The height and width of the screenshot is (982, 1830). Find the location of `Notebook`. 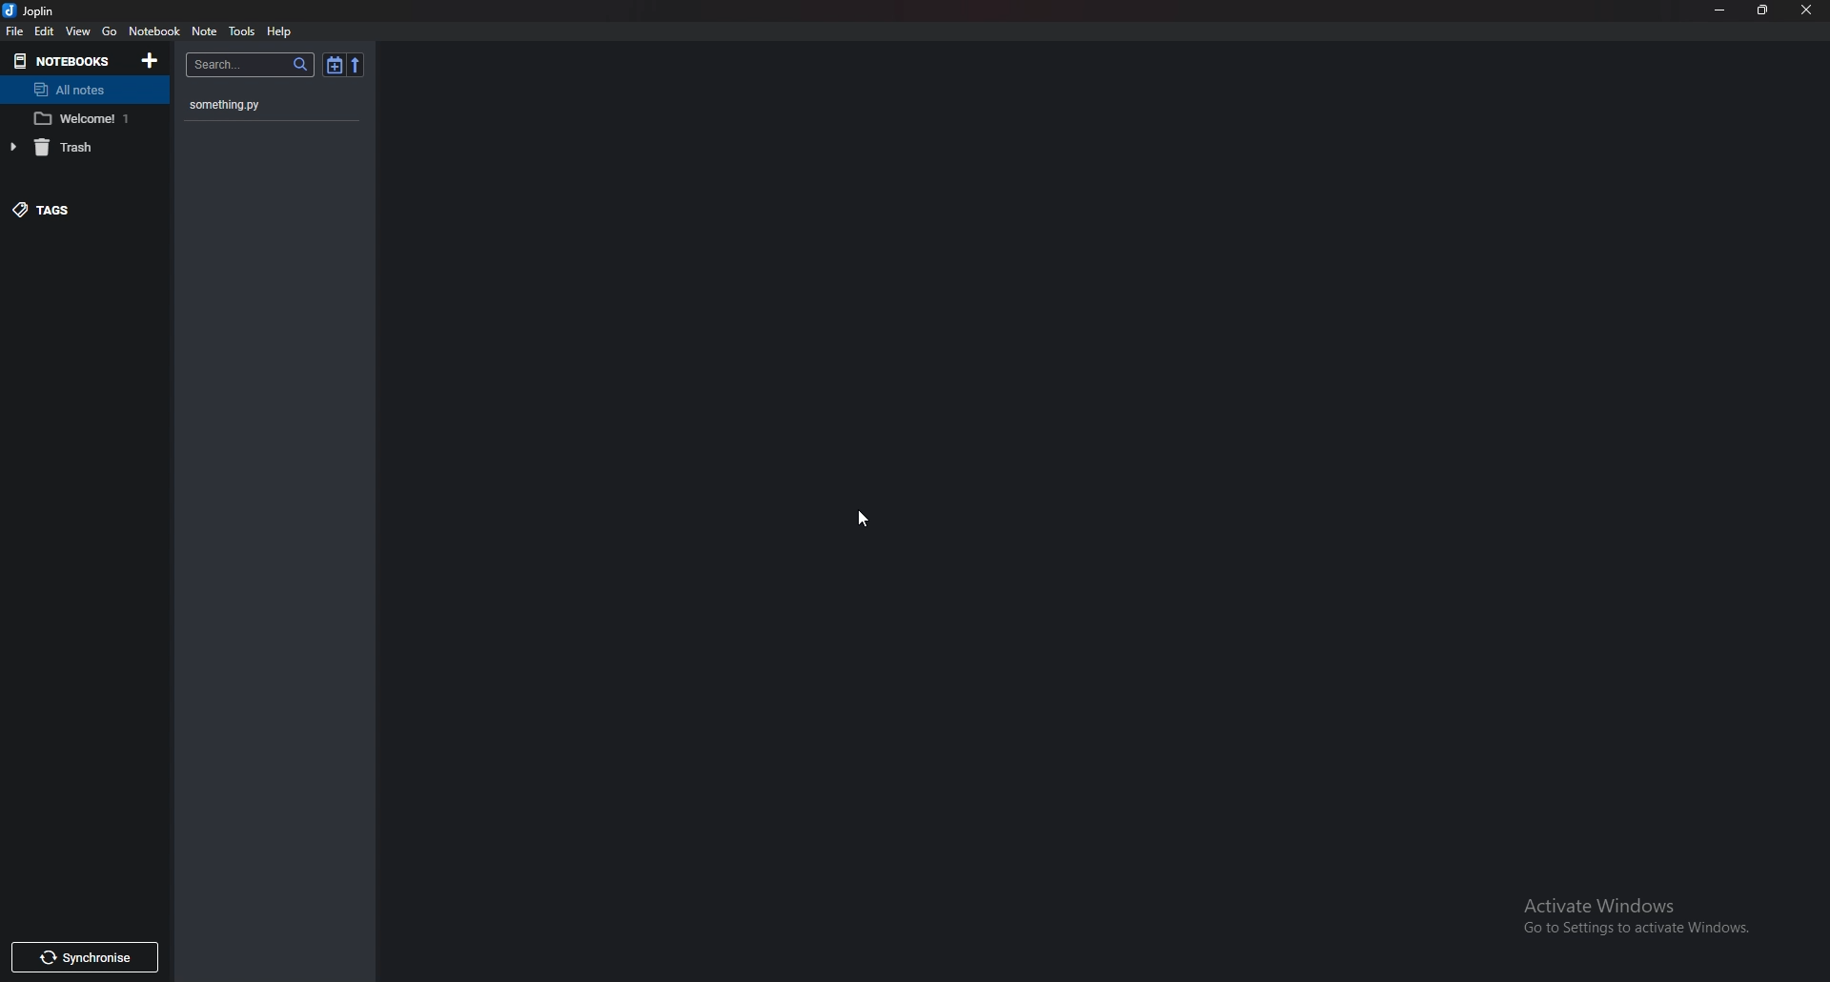

Notebook is located at coordinates (154, 31).